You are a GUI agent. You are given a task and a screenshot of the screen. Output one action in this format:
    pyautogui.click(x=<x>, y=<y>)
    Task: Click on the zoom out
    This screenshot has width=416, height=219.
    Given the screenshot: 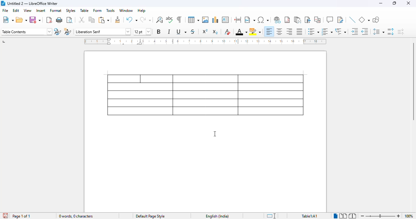 What is the action you would take?
    pyautogui.click(x=362, y=216)
    